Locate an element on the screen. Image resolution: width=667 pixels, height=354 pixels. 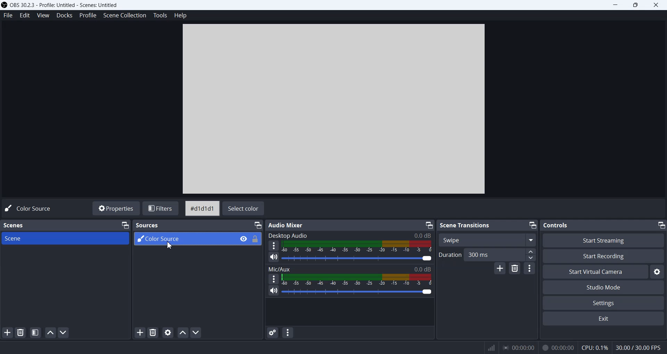
Scene Collection is located at coordinates (125, 16).